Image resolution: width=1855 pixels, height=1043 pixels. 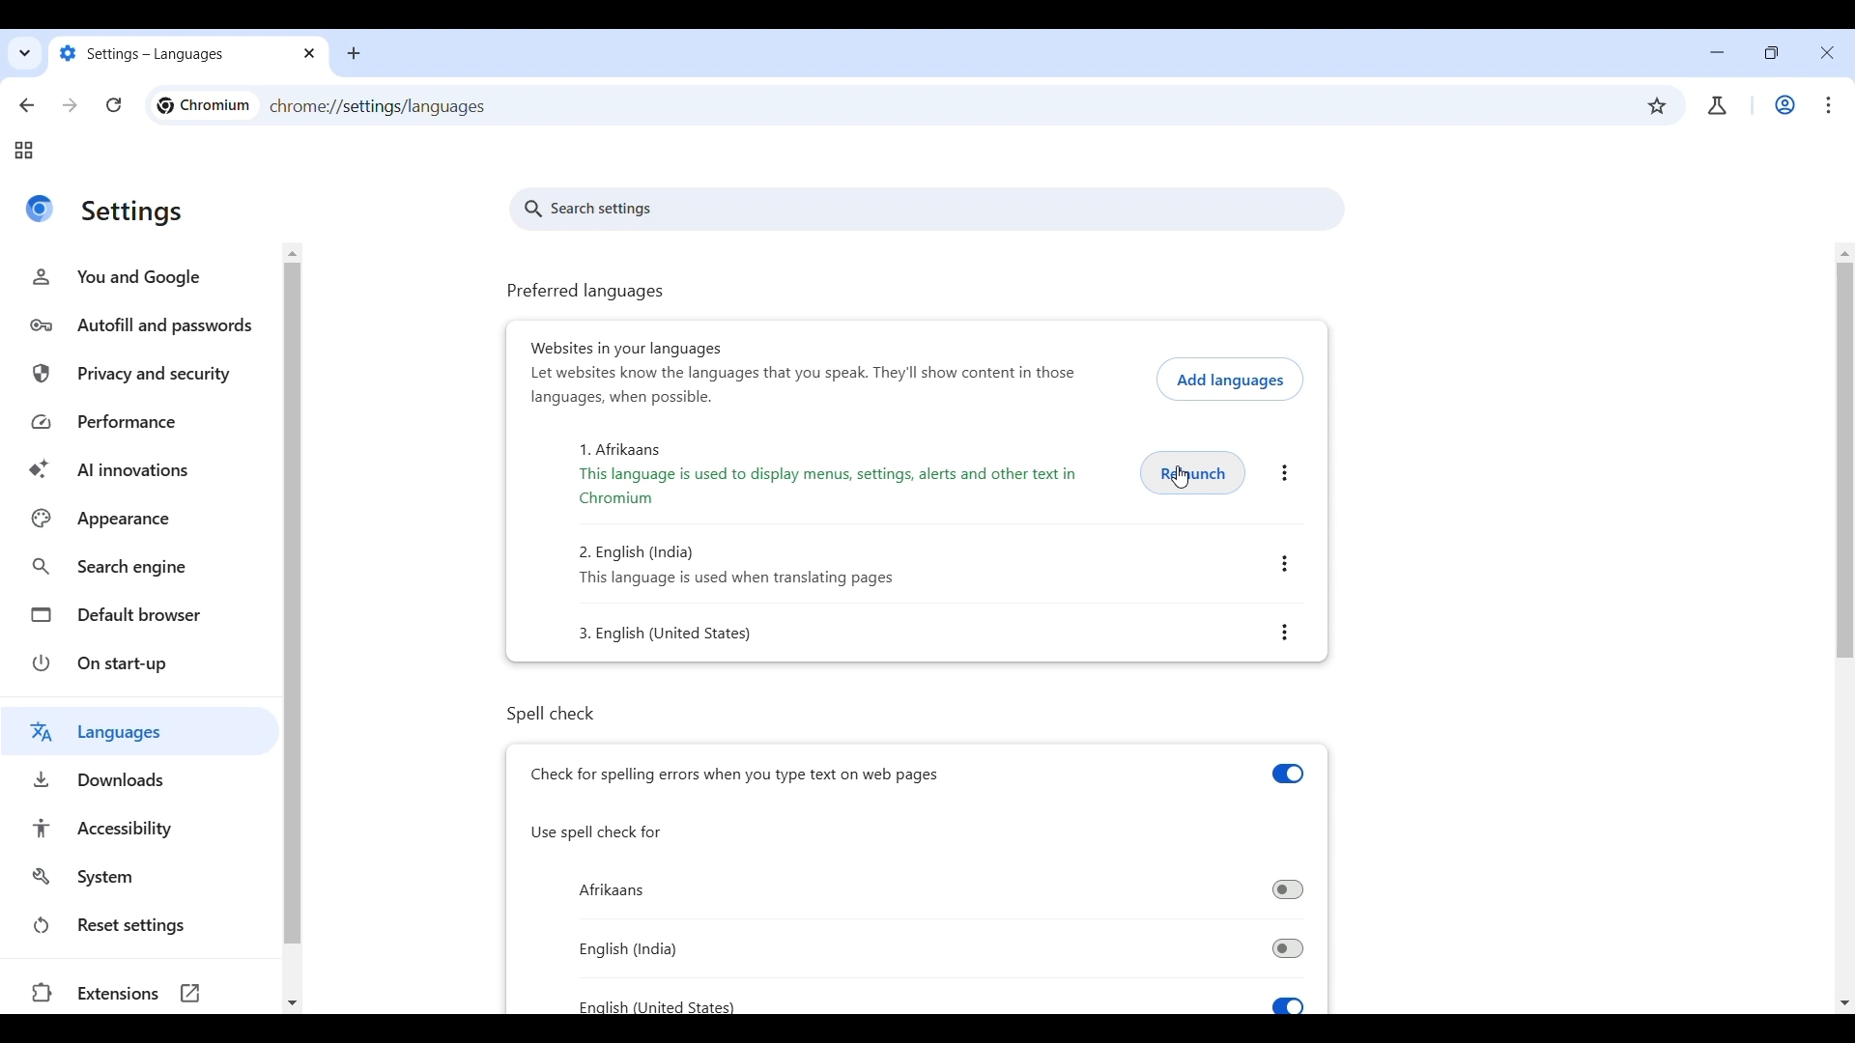 I want to click on use spell check for, so click(x=598, y=832).